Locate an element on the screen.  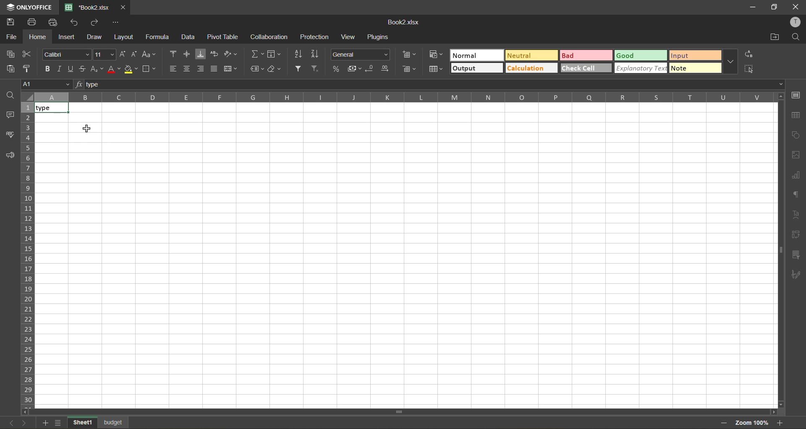
filename is located at coordinates (86, 8).